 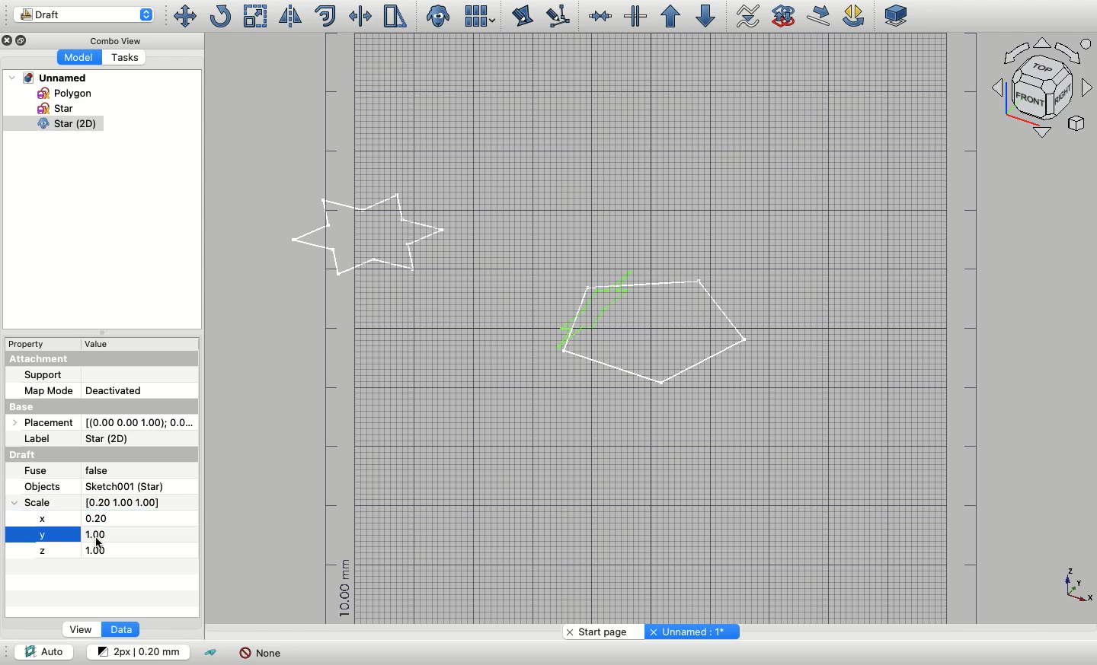 What do you see at coordinates (440, 17) in the screenshot?
I see `Close clone` at bounding box center [440, 17].